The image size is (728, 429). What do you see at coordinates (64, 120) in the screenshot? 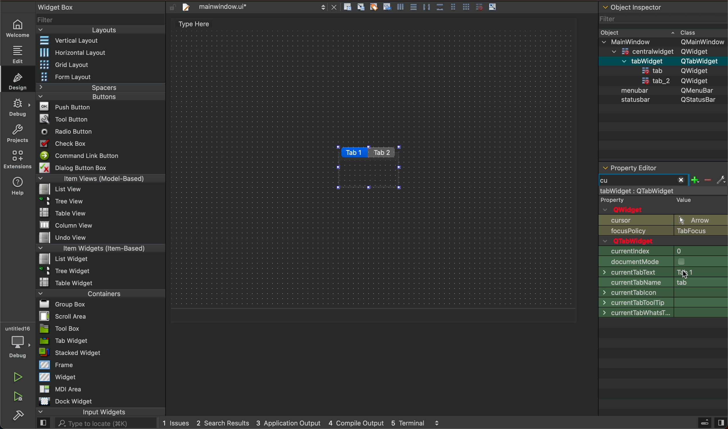
I see `Tool Button` at bounding box center [64, 120].